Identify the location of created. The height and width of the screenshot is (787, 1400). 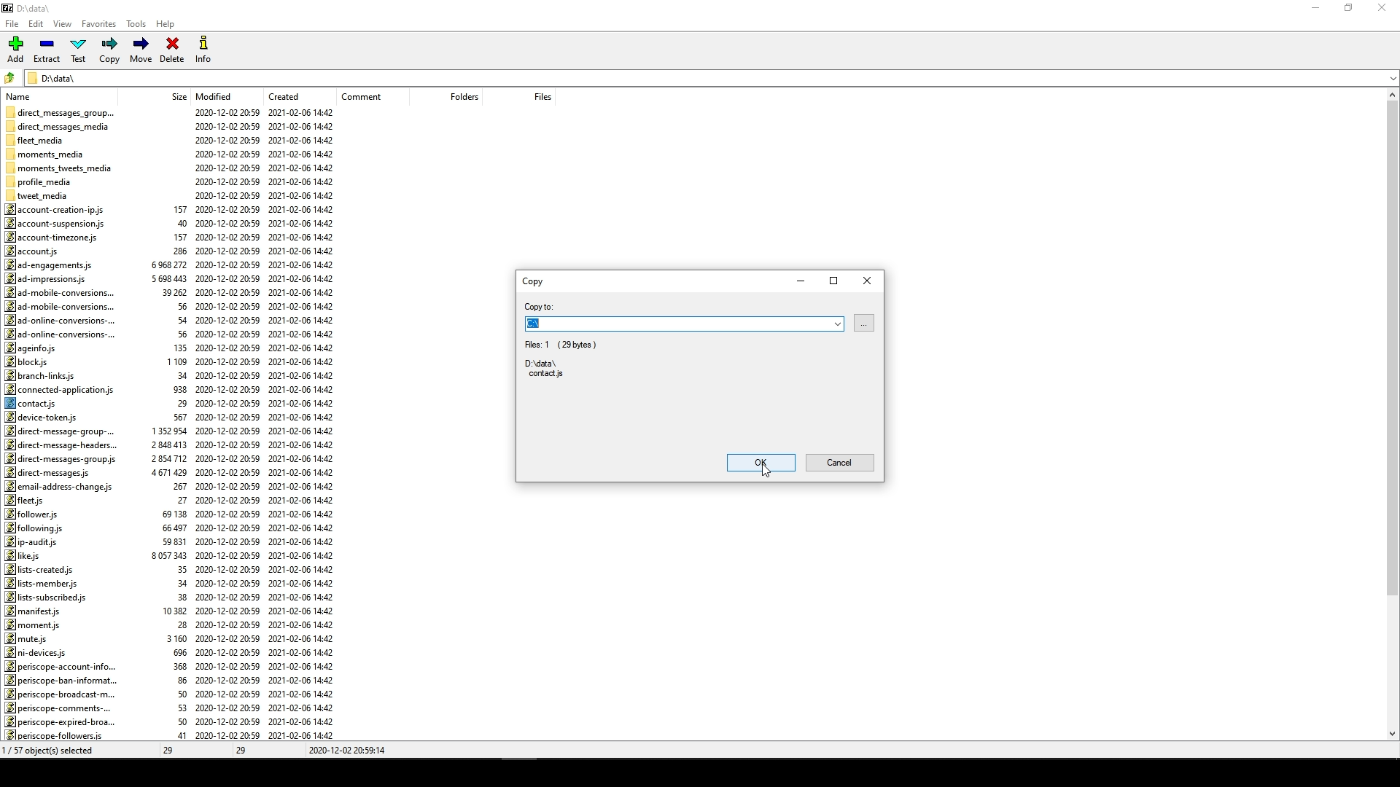
(283, 95).